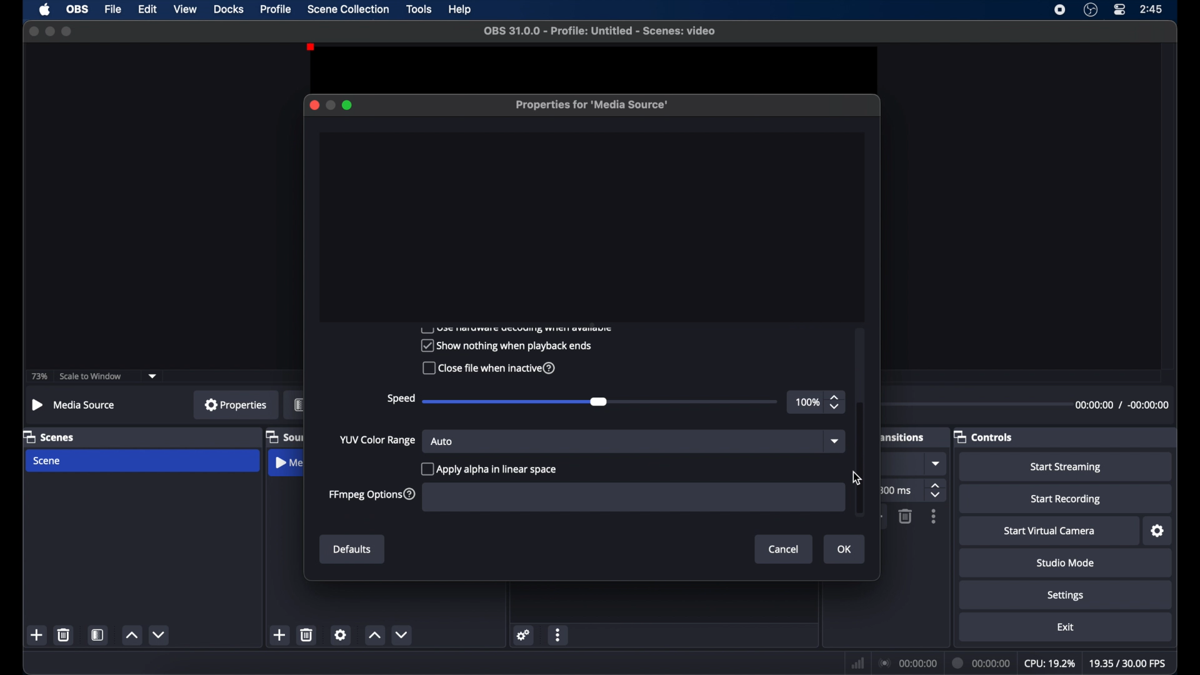 This screenshot has height=675, width=1200. Describe the element at coordinates (419, 9) in the screenshot. I see `tools` at that location.